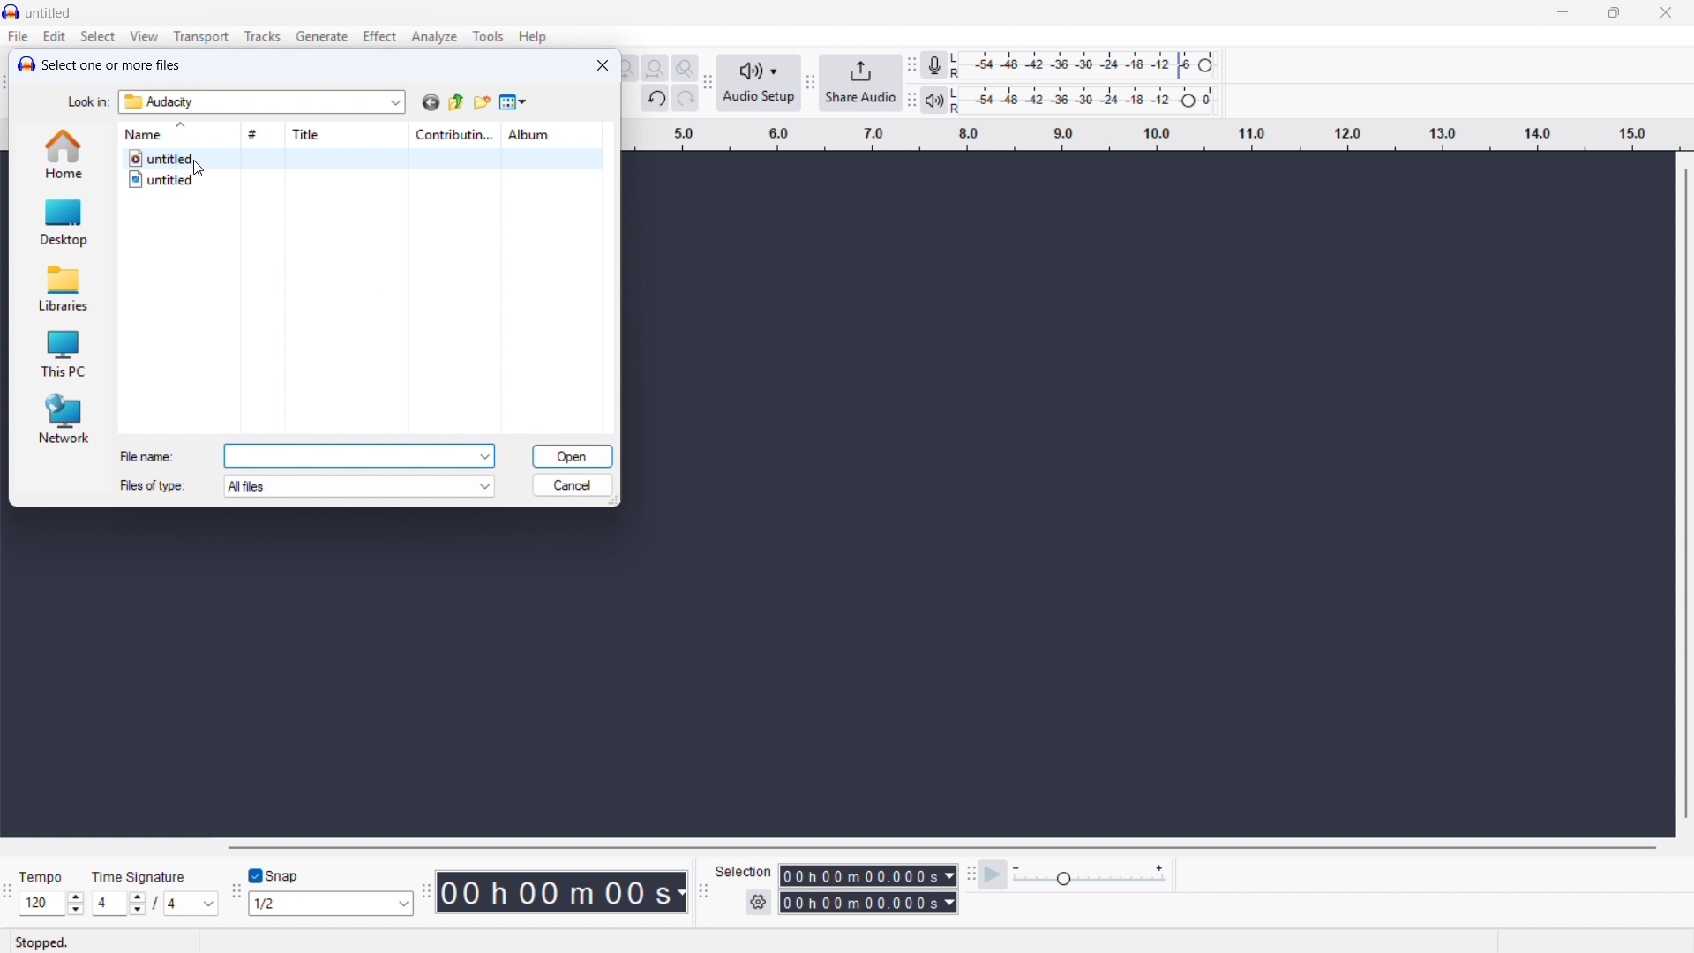  Describe the element at coordinates (656, 99) in the screenshot. I see `Undo` at that location.